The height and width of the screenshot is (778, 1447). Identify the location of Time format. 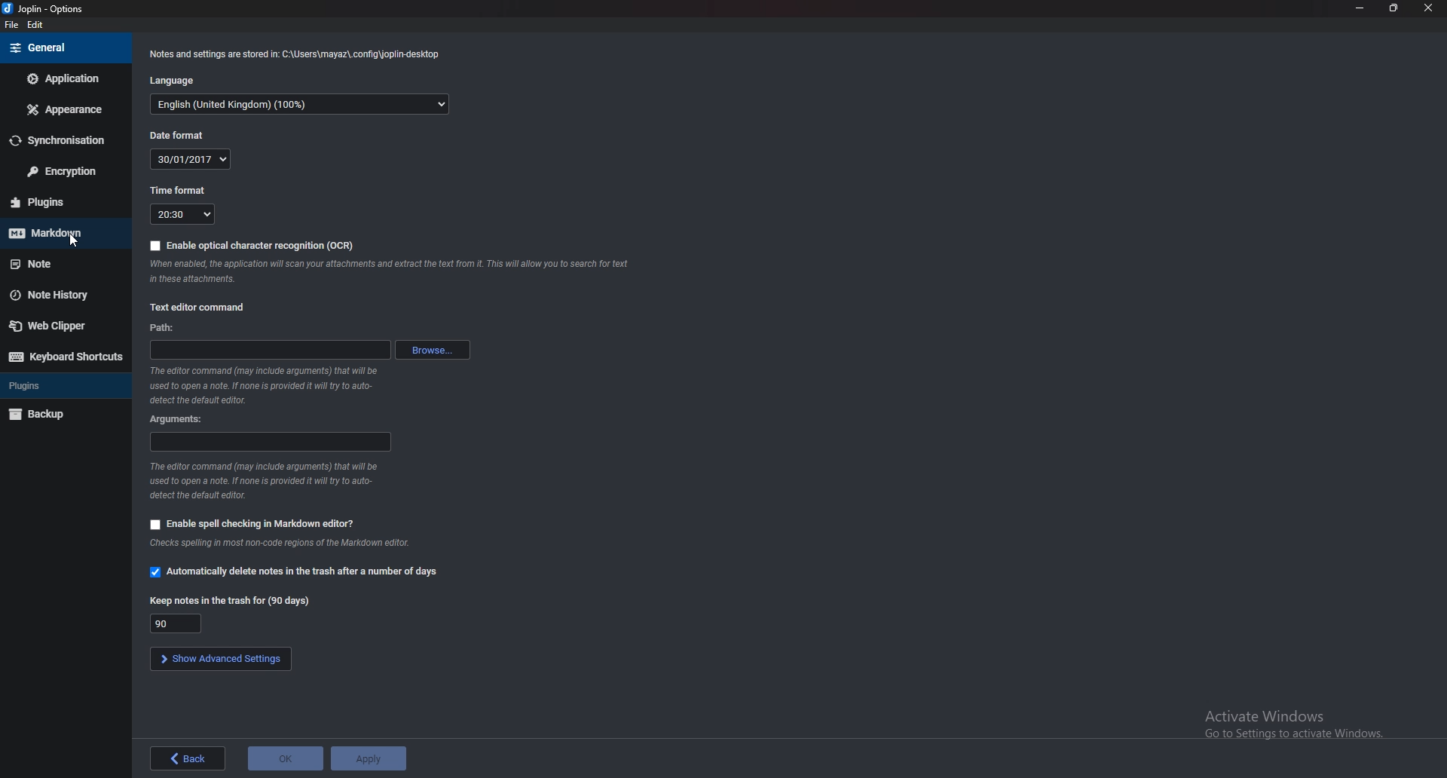
(184, 190).